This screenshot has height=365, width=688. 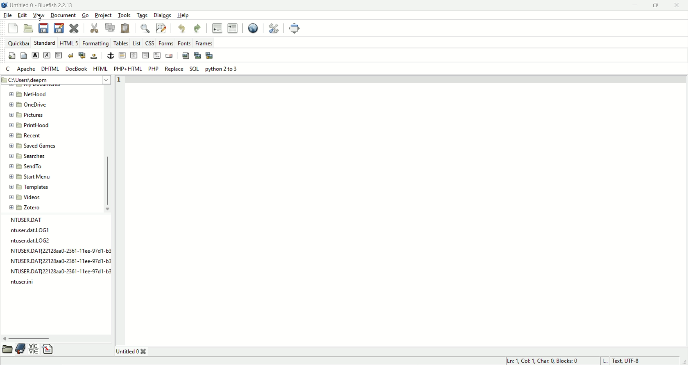 What do you see at coordinates (34, 349) in the screenshot?
I see `insert special character` at bounding box center [34, 349].